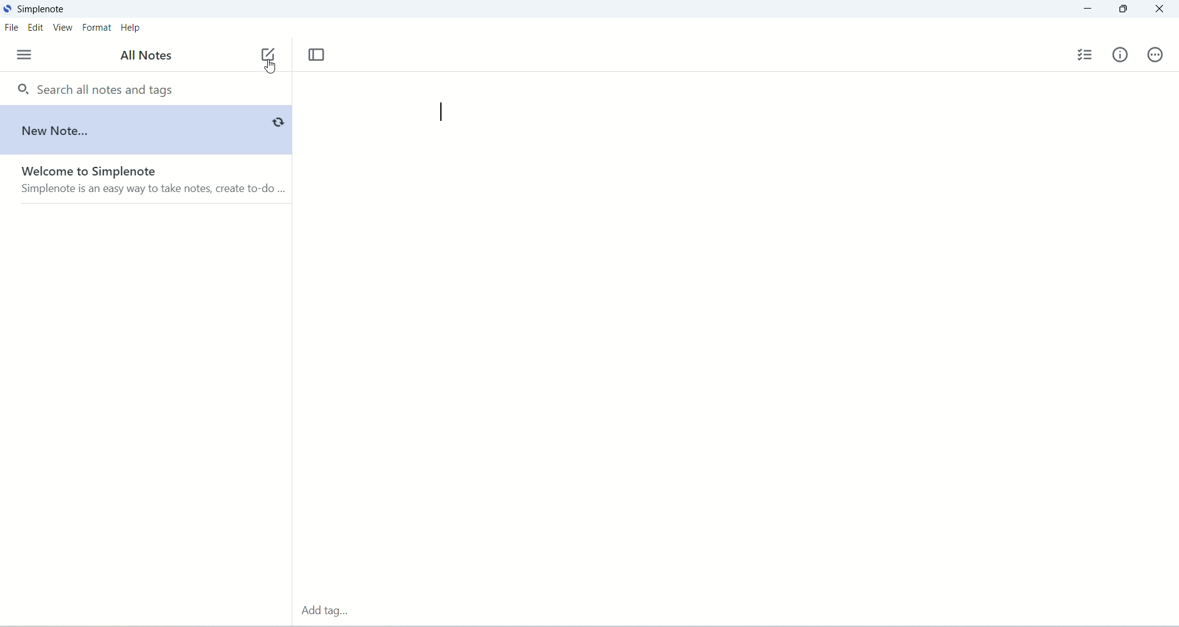 The height and width of the screenshot is (627, 1179). Describe the element at coordinates (316, 55) in the screenshot. I see `Toggle focus mode` at that location.